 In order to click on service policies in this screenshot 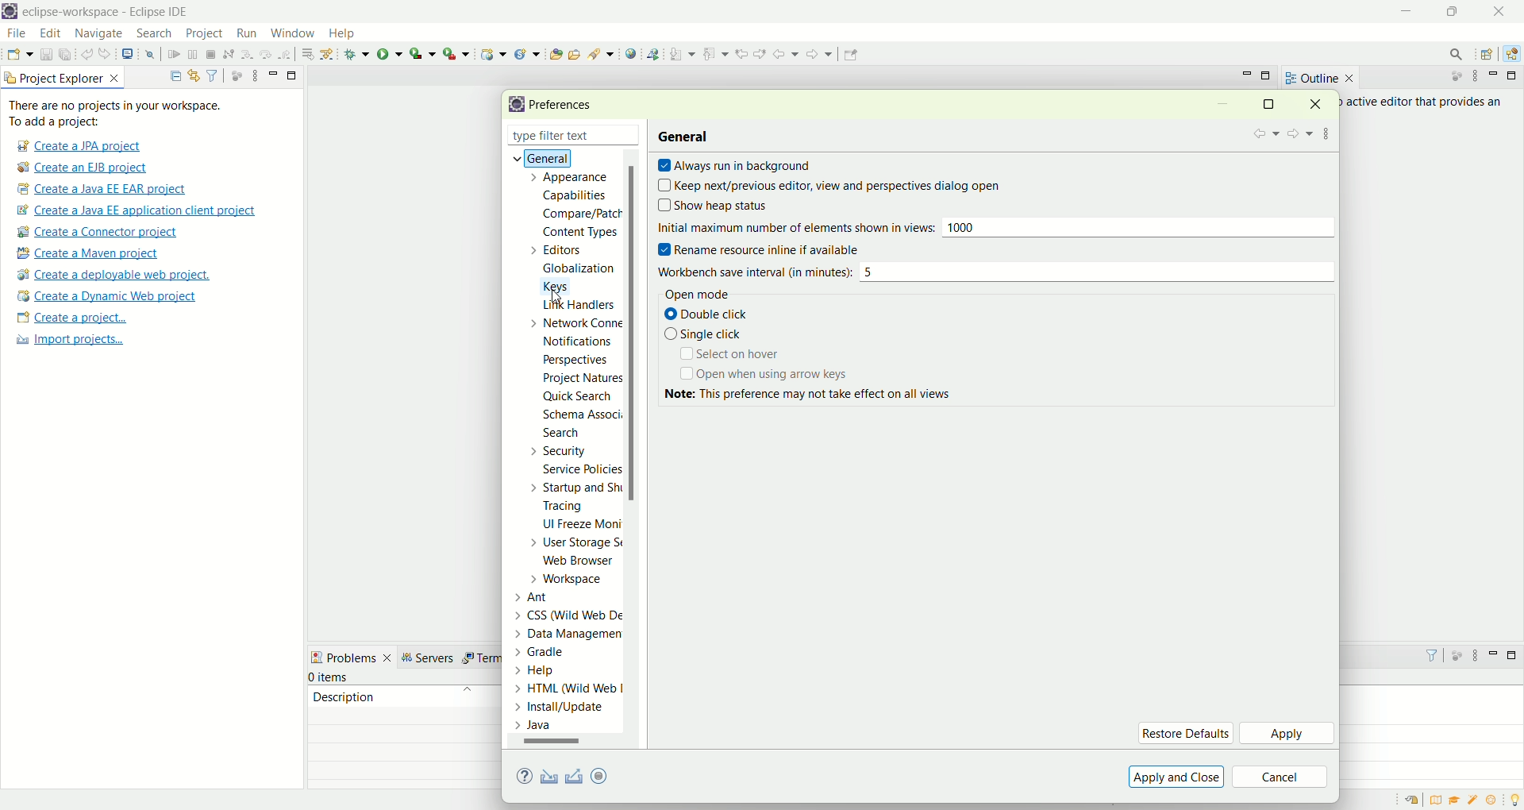, I will do `click(580, 469)`.